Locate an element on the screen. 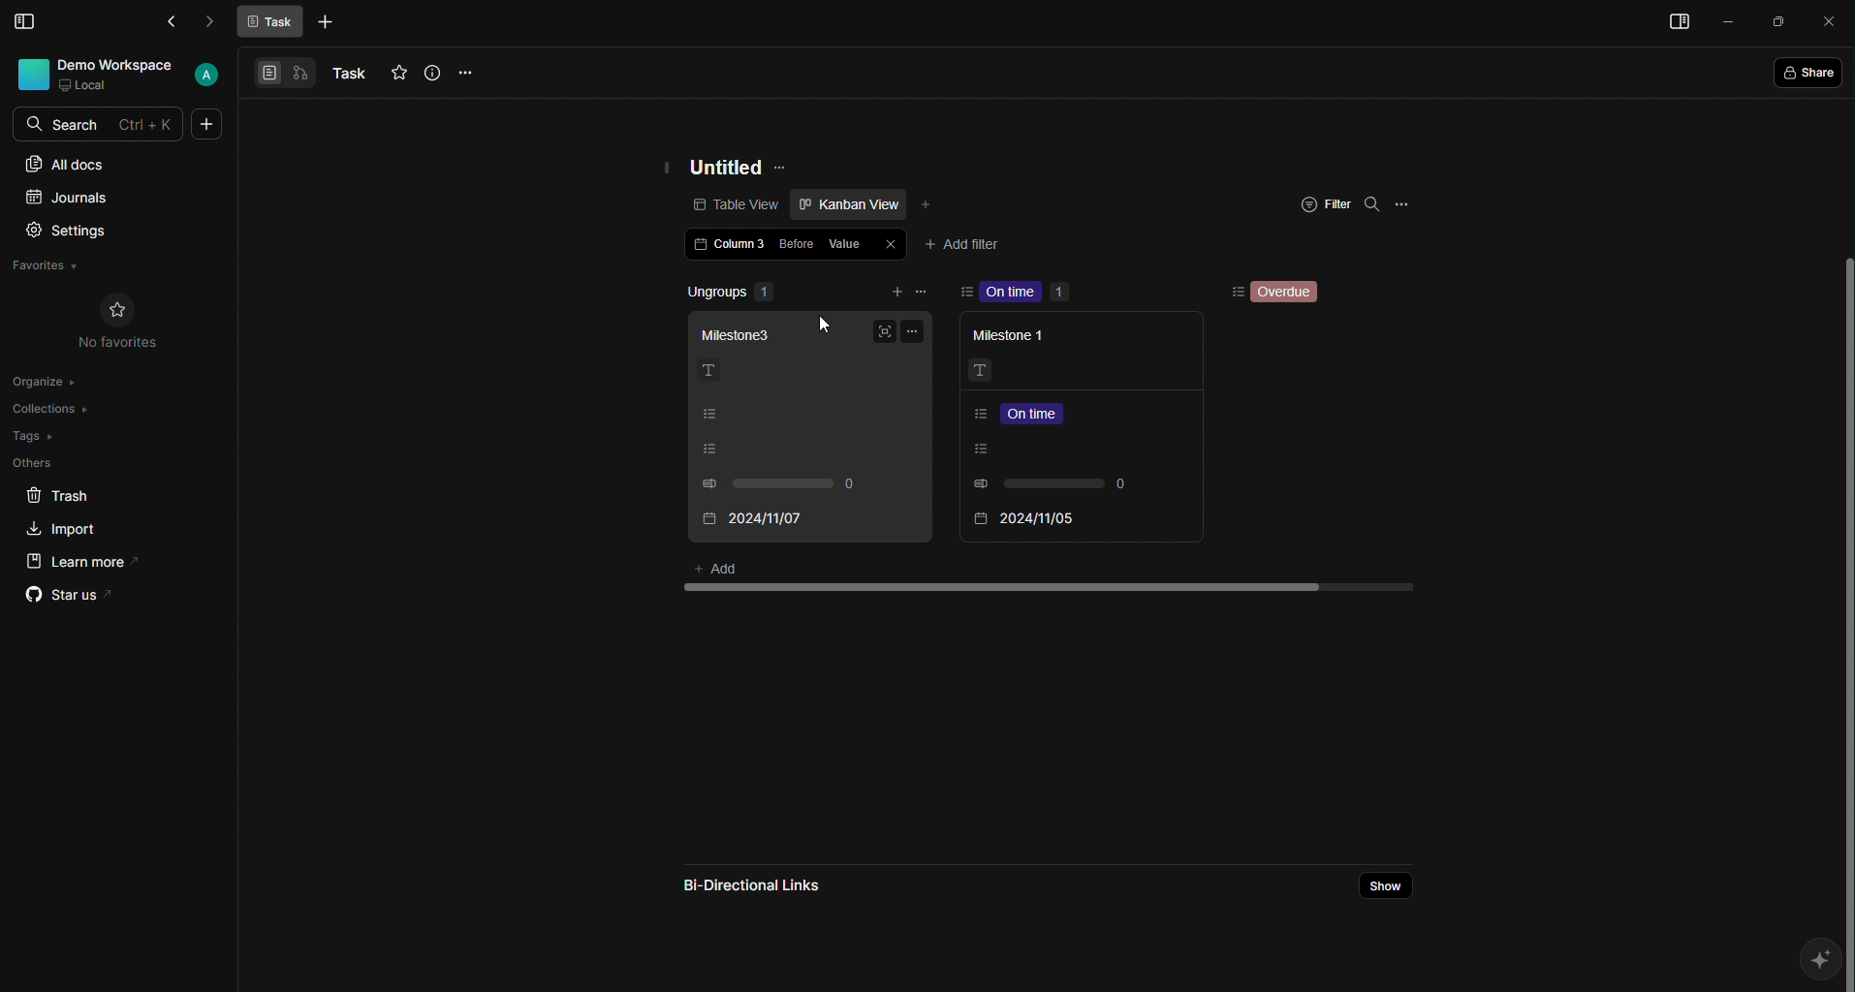  Favourites is located at coordinates (398, 72).